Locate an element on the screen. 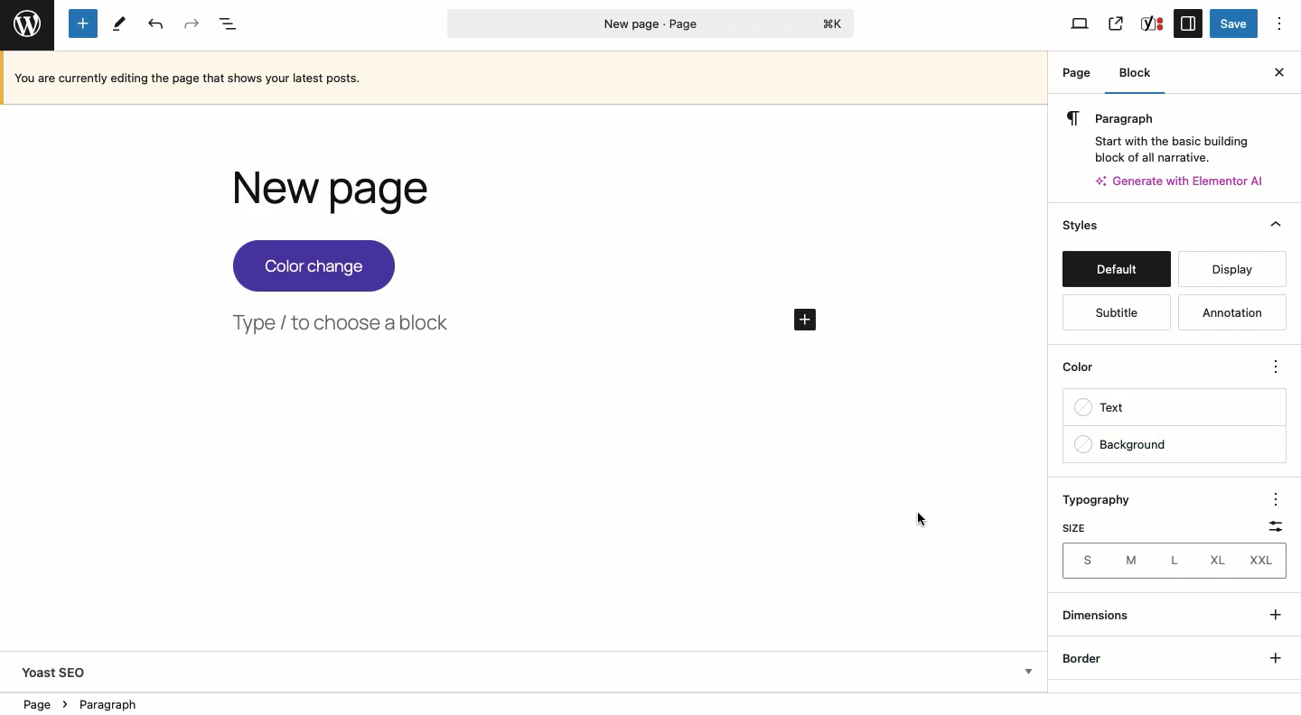 The width and height of the screenshot is (1301, 715). subtle is located at coordinates (1119, 311).